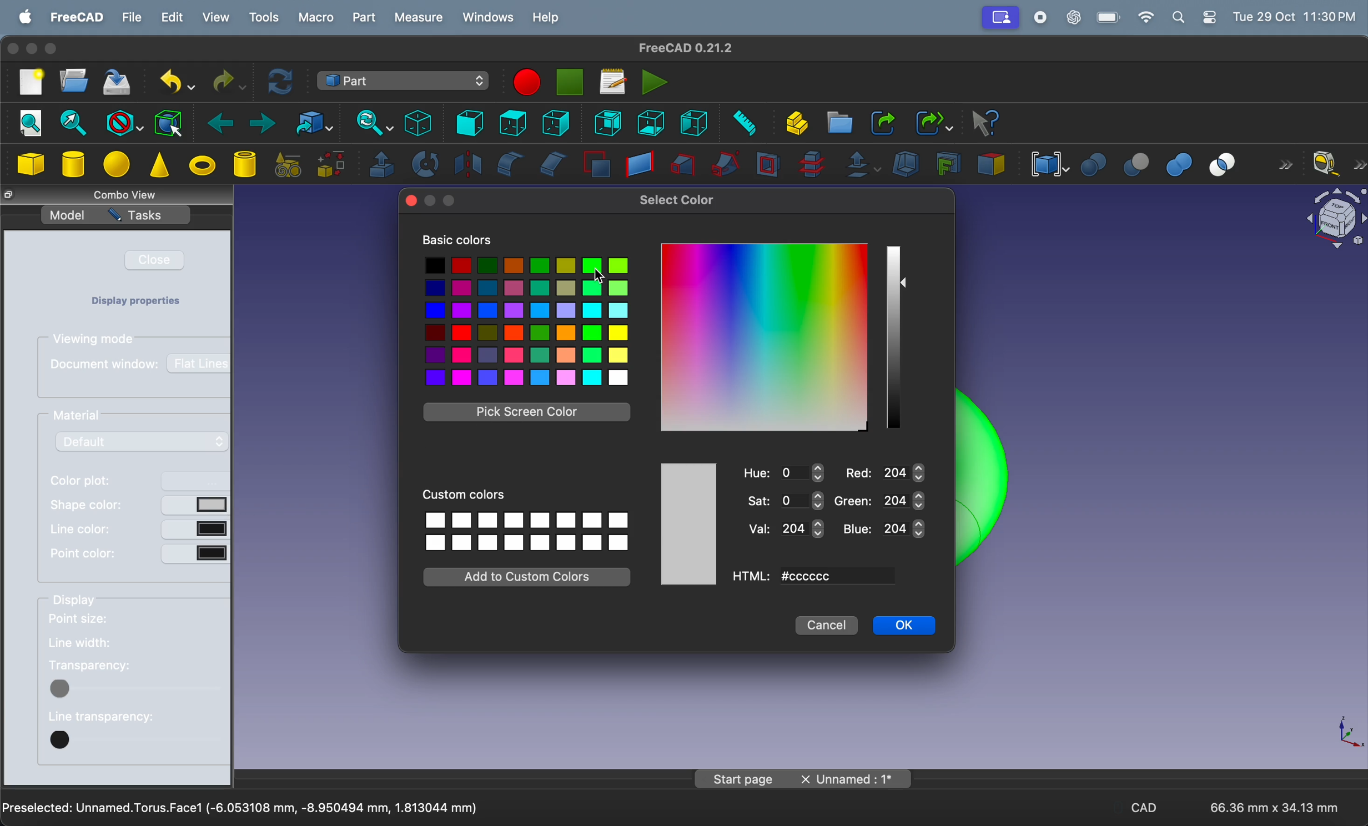 The height and width of the screenshot is (826, 1368). Describe the element at coordinates (69, 124) in the screenshot. I see `fit section` at that location.